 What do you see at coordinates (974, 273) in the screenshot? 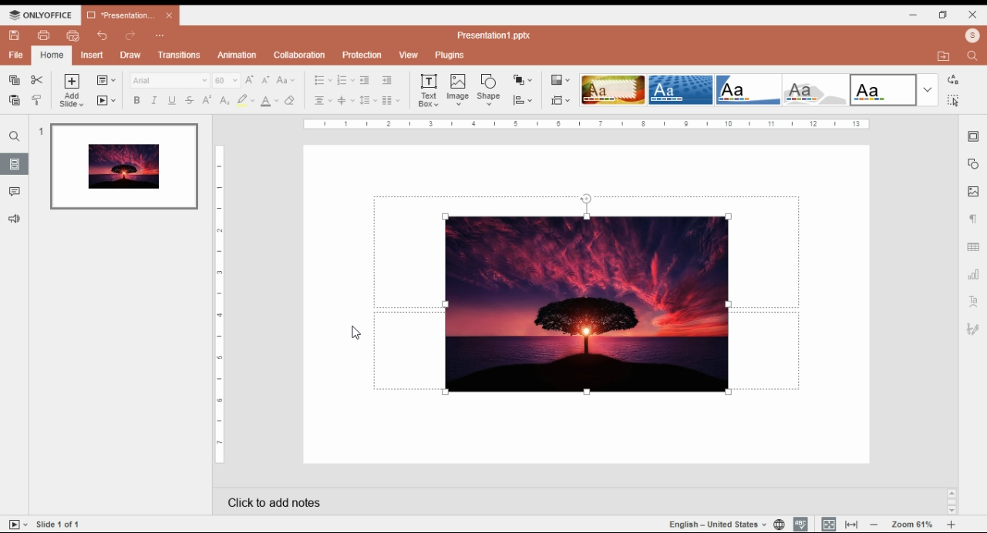
I see `charts  settings` at bounding box center [974, 273].